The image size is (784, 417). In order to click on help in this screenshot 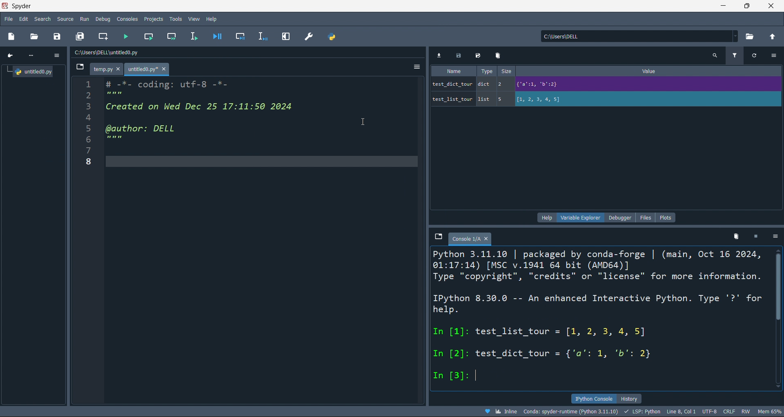, I will do `click(546, 217)`.